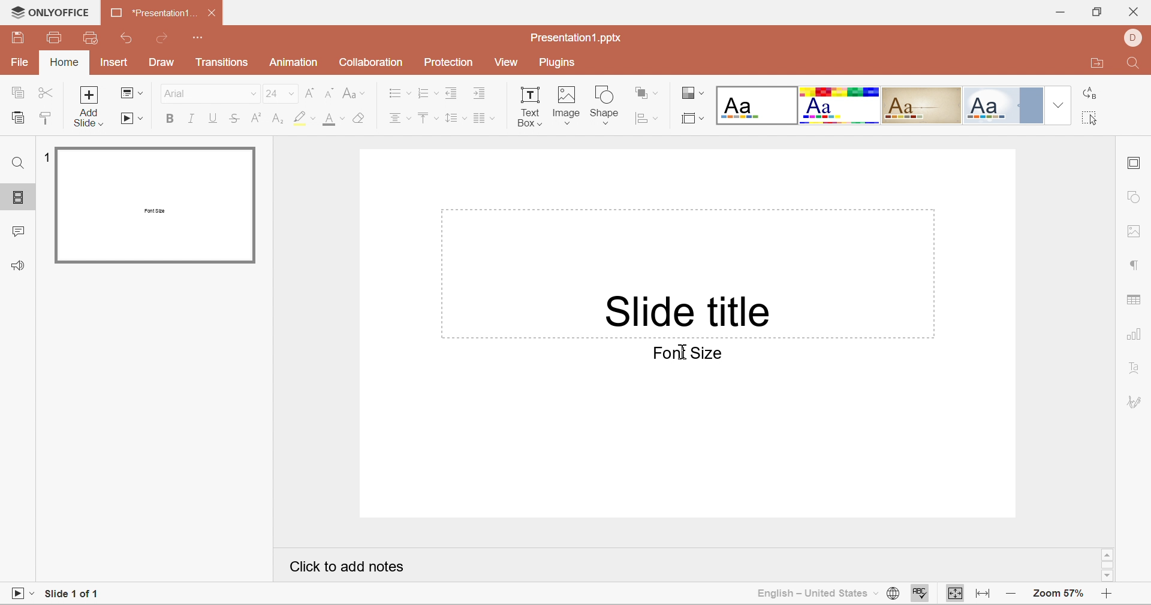 The image size is (1151, 605). I want to click on Arrange shape, so click(646, 92).